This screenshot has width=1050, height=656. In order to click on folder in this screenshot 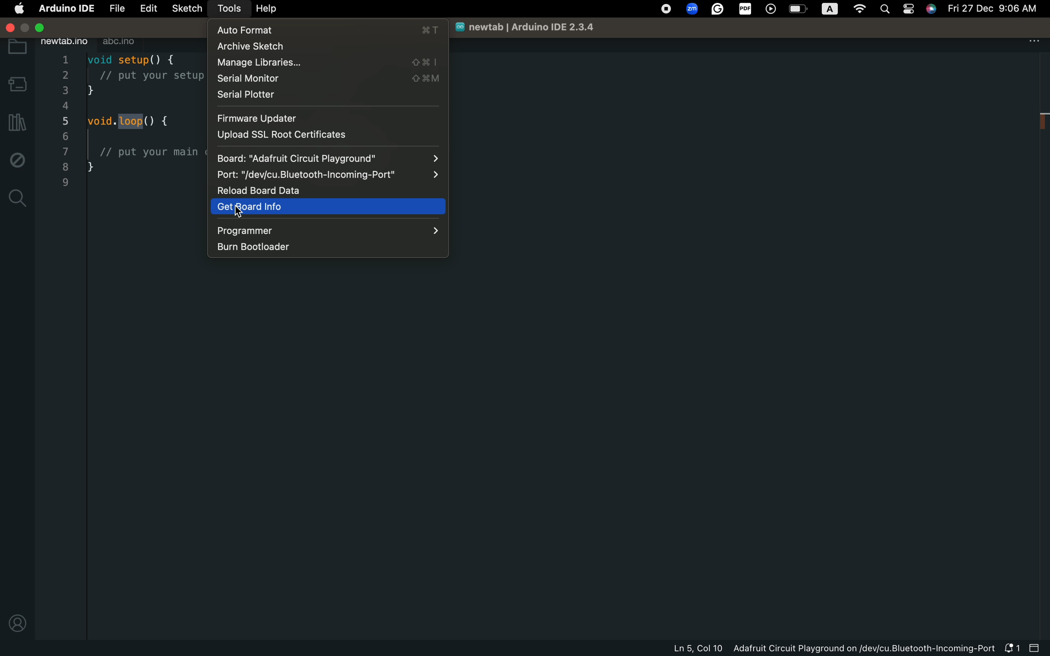, I will do `click(16, 50)`.